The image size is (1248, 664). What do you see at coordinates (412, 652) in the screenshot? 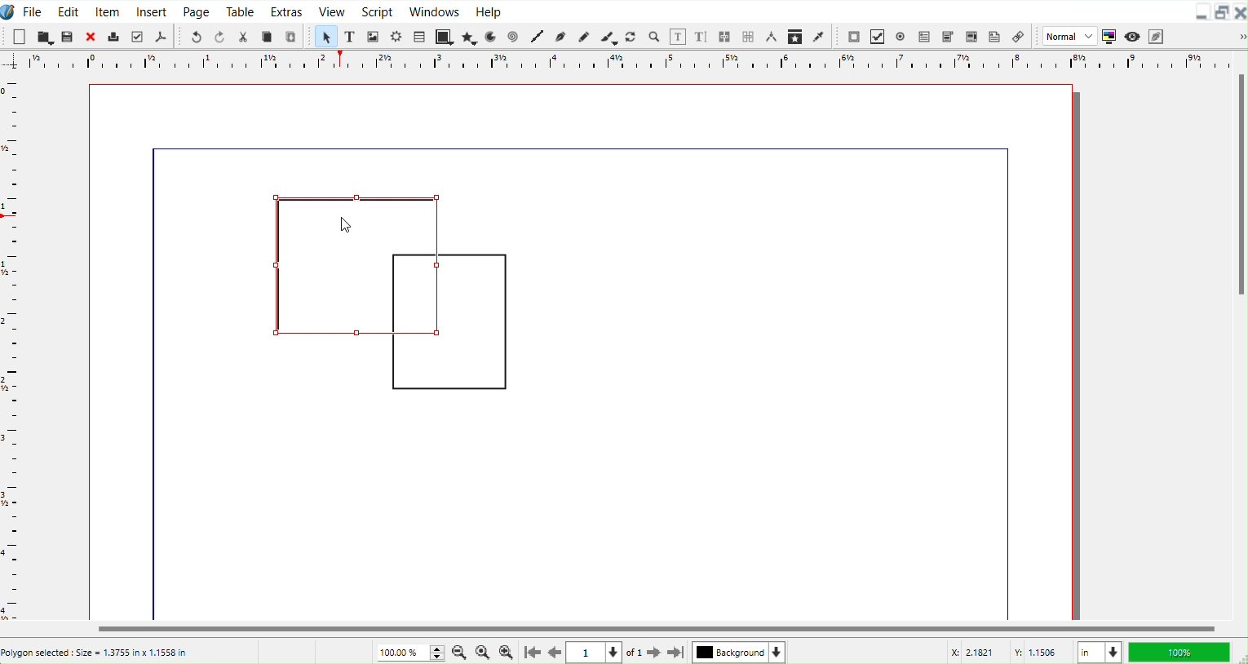
I see `Current Zoom level` at bounding box center [412, 652].